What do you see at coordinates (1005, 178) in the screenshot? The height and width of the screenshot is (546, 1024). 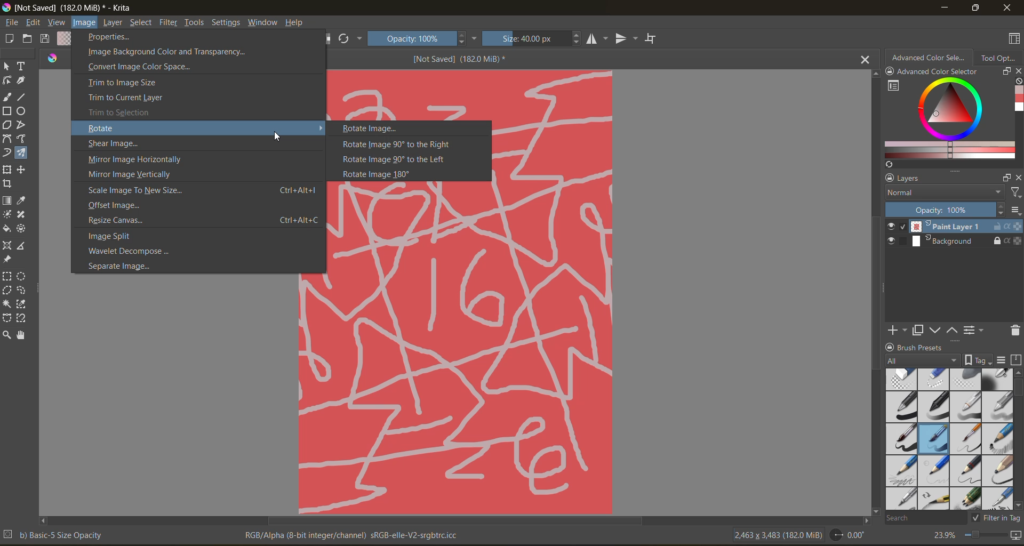 I see `float docker` at bounding box center [1005, 178].